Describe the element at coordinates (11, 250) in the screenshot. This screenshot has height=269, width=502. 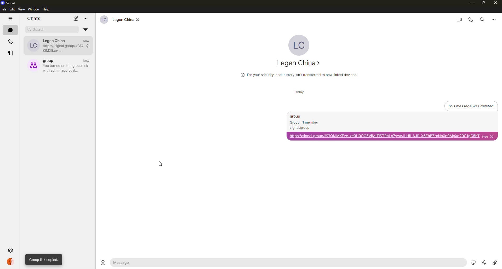
I see `settings` at that location.